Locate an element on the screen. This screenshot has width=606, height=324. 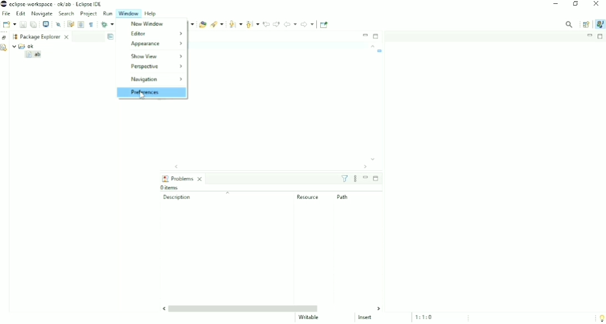
Previous Edit Location is located at coordinates (266, 23).